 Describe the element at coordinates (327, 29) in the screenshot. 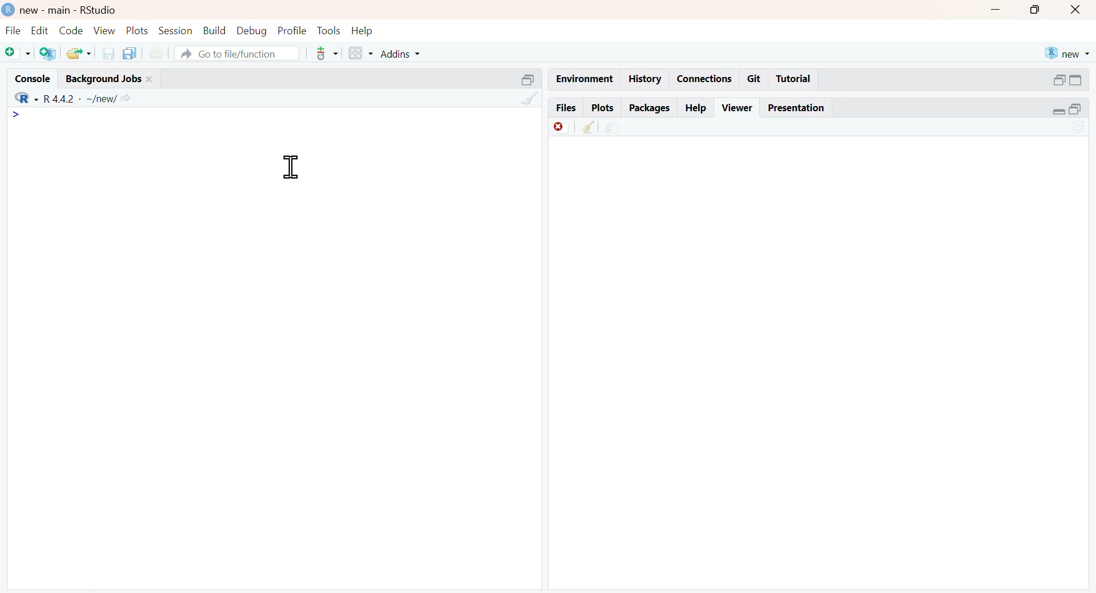

I see `Tools` at that location.